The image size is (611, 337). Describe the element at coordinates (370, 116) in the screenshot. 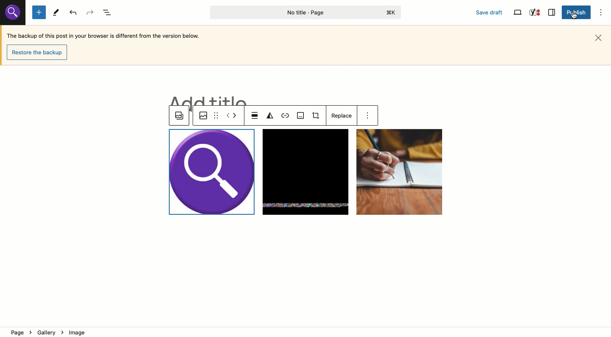

I see `options` at that location.